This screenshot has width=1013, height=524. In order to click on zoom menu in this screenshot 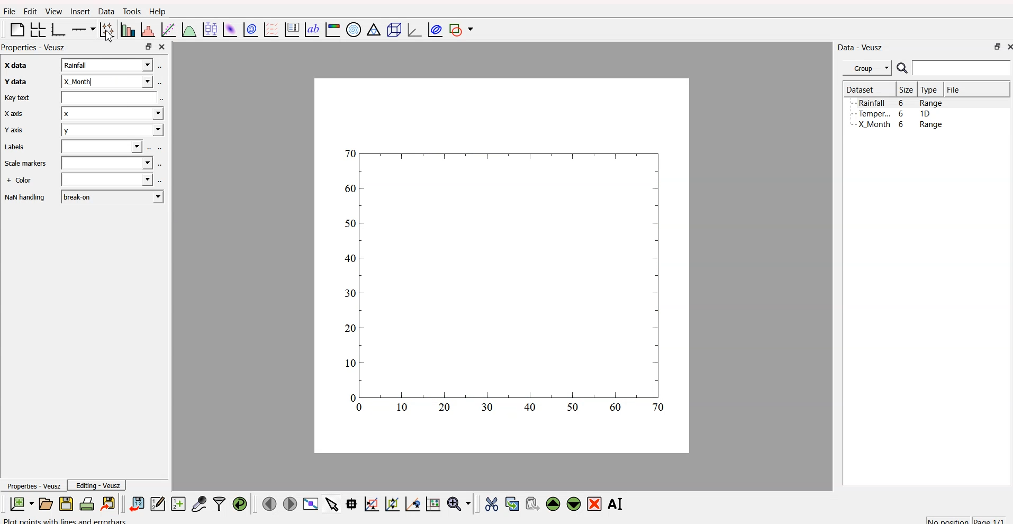, I will do `click(459, 503)`.